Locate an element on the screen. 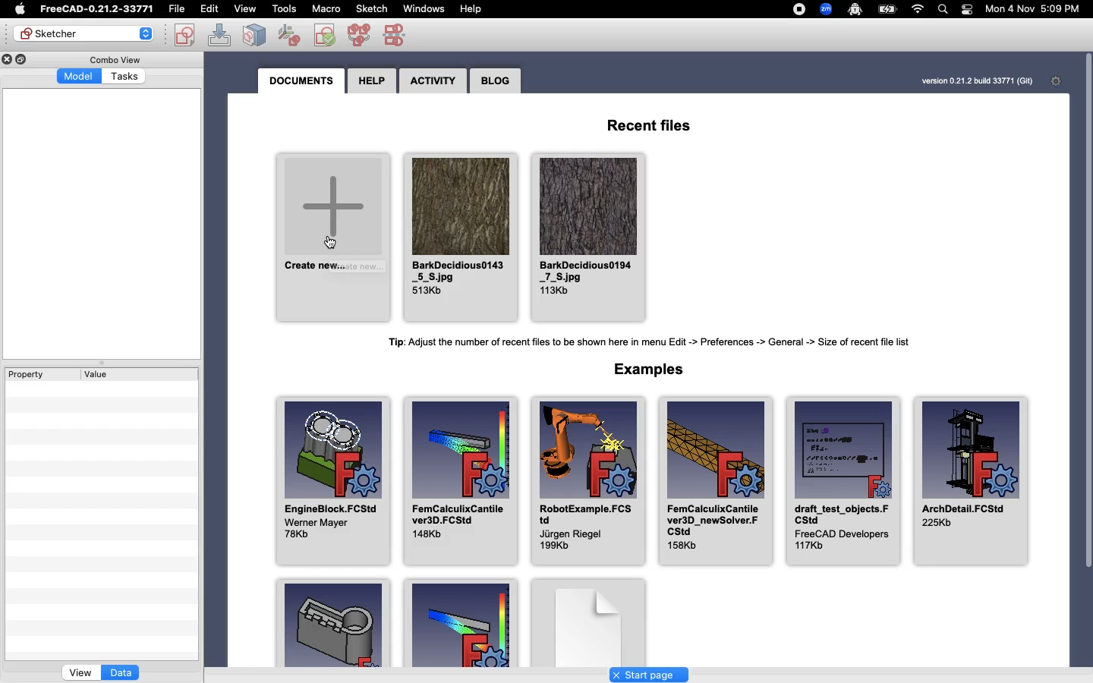 The height and width of the screenshot is (683, 1093). FreeCAD-0.21.2-33771 is located at coordinates (96, 9).